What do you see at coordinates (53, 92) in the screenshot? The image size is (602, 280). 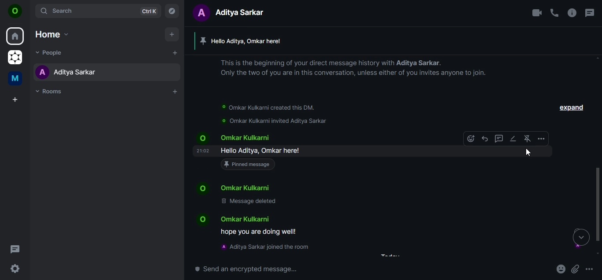 I see `rooms` at bounding box center [53, 92].